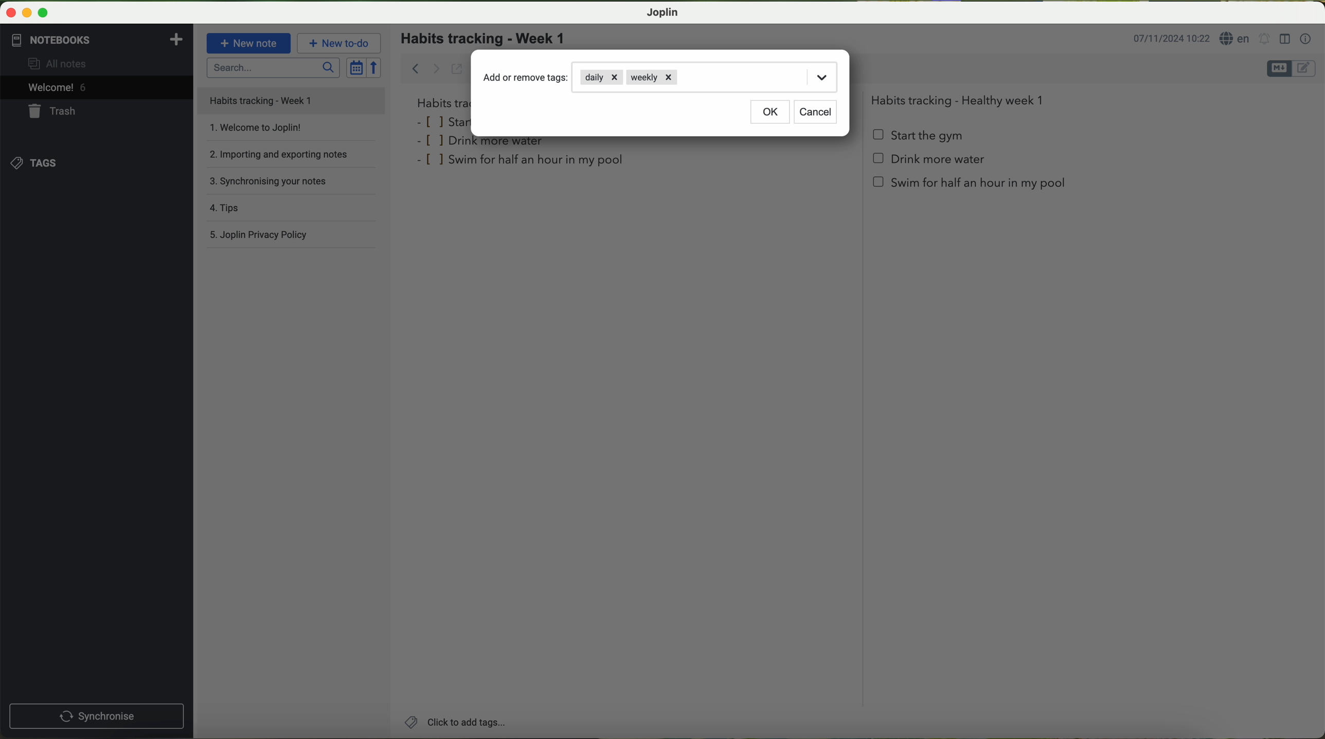 This screenshot has height=739, width=1325. What do you see at coordinates (489, 39) in the screenshot?
I see `habits tracking - week 1` at bounding box center [489, 39].